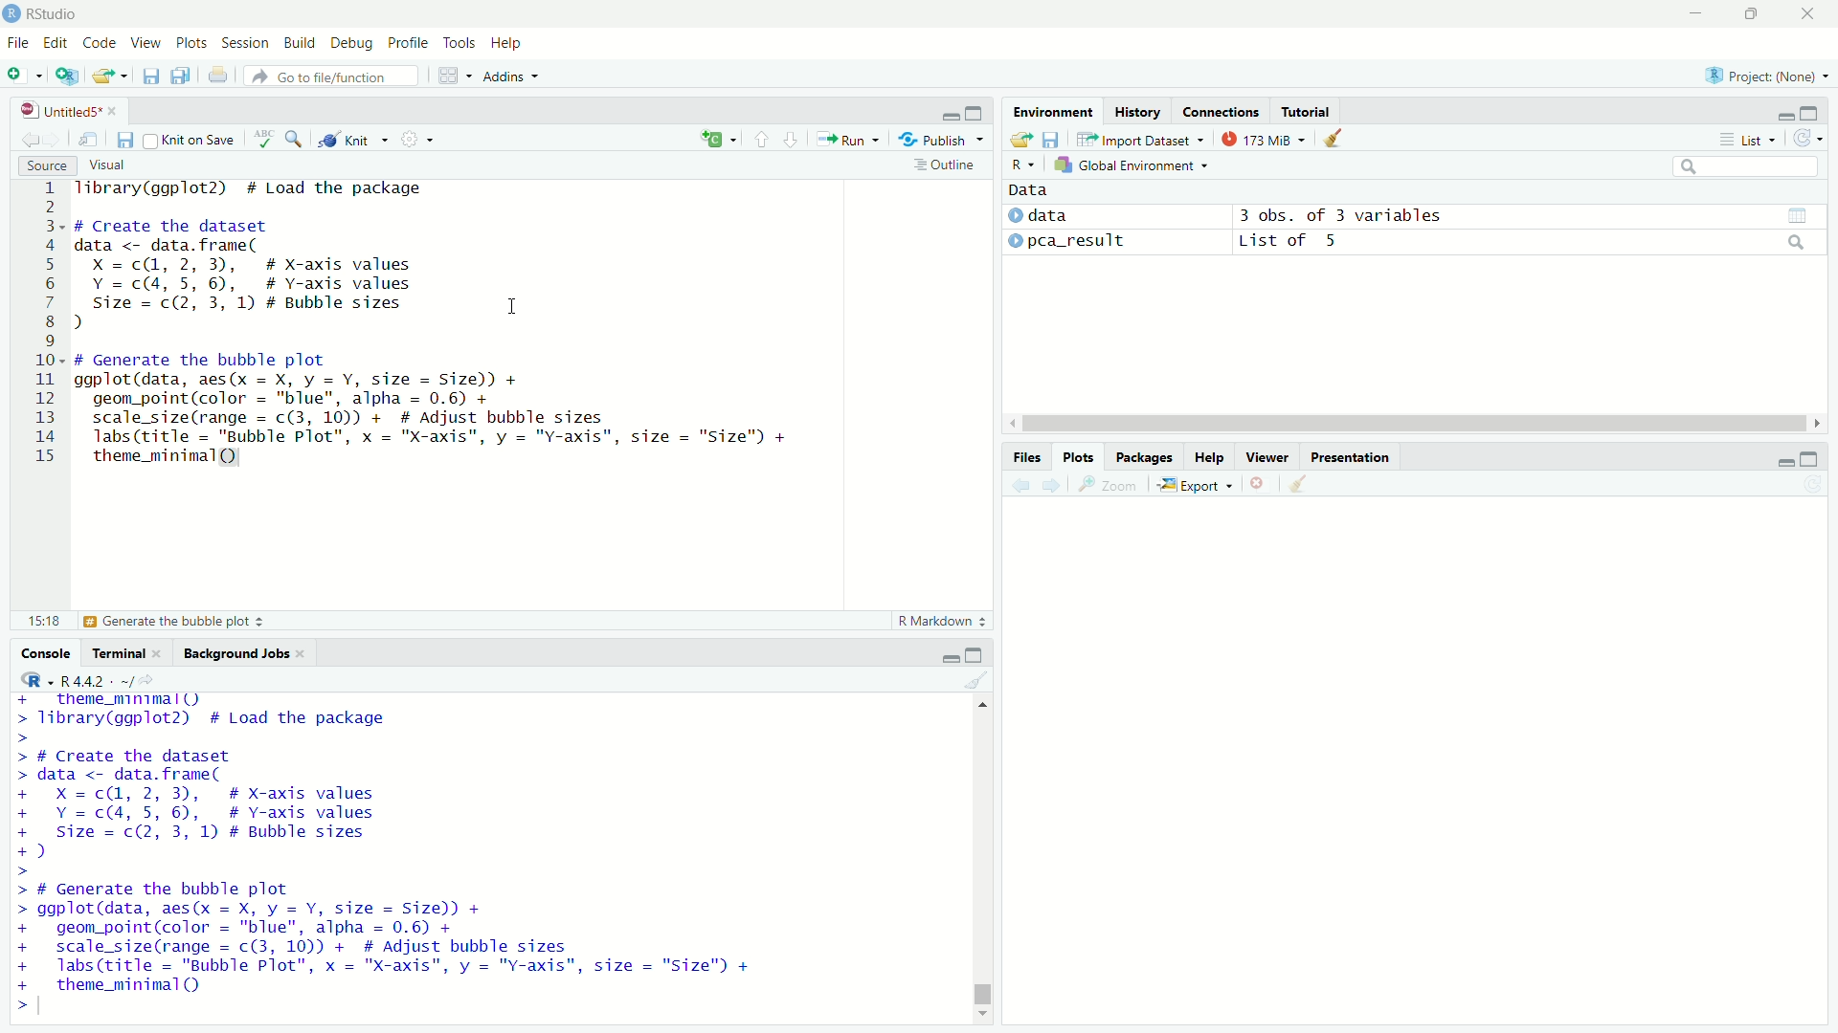 The height and width of the screenshot is (1033, 1838). I want to click on cursor, so click(513, 305).